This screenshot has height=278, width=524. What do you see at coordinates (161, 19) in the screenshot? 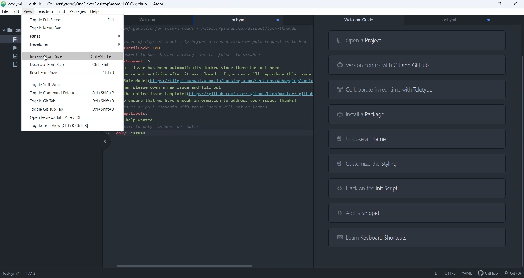
I see `Welcome ` at bounding box center [161, 19].